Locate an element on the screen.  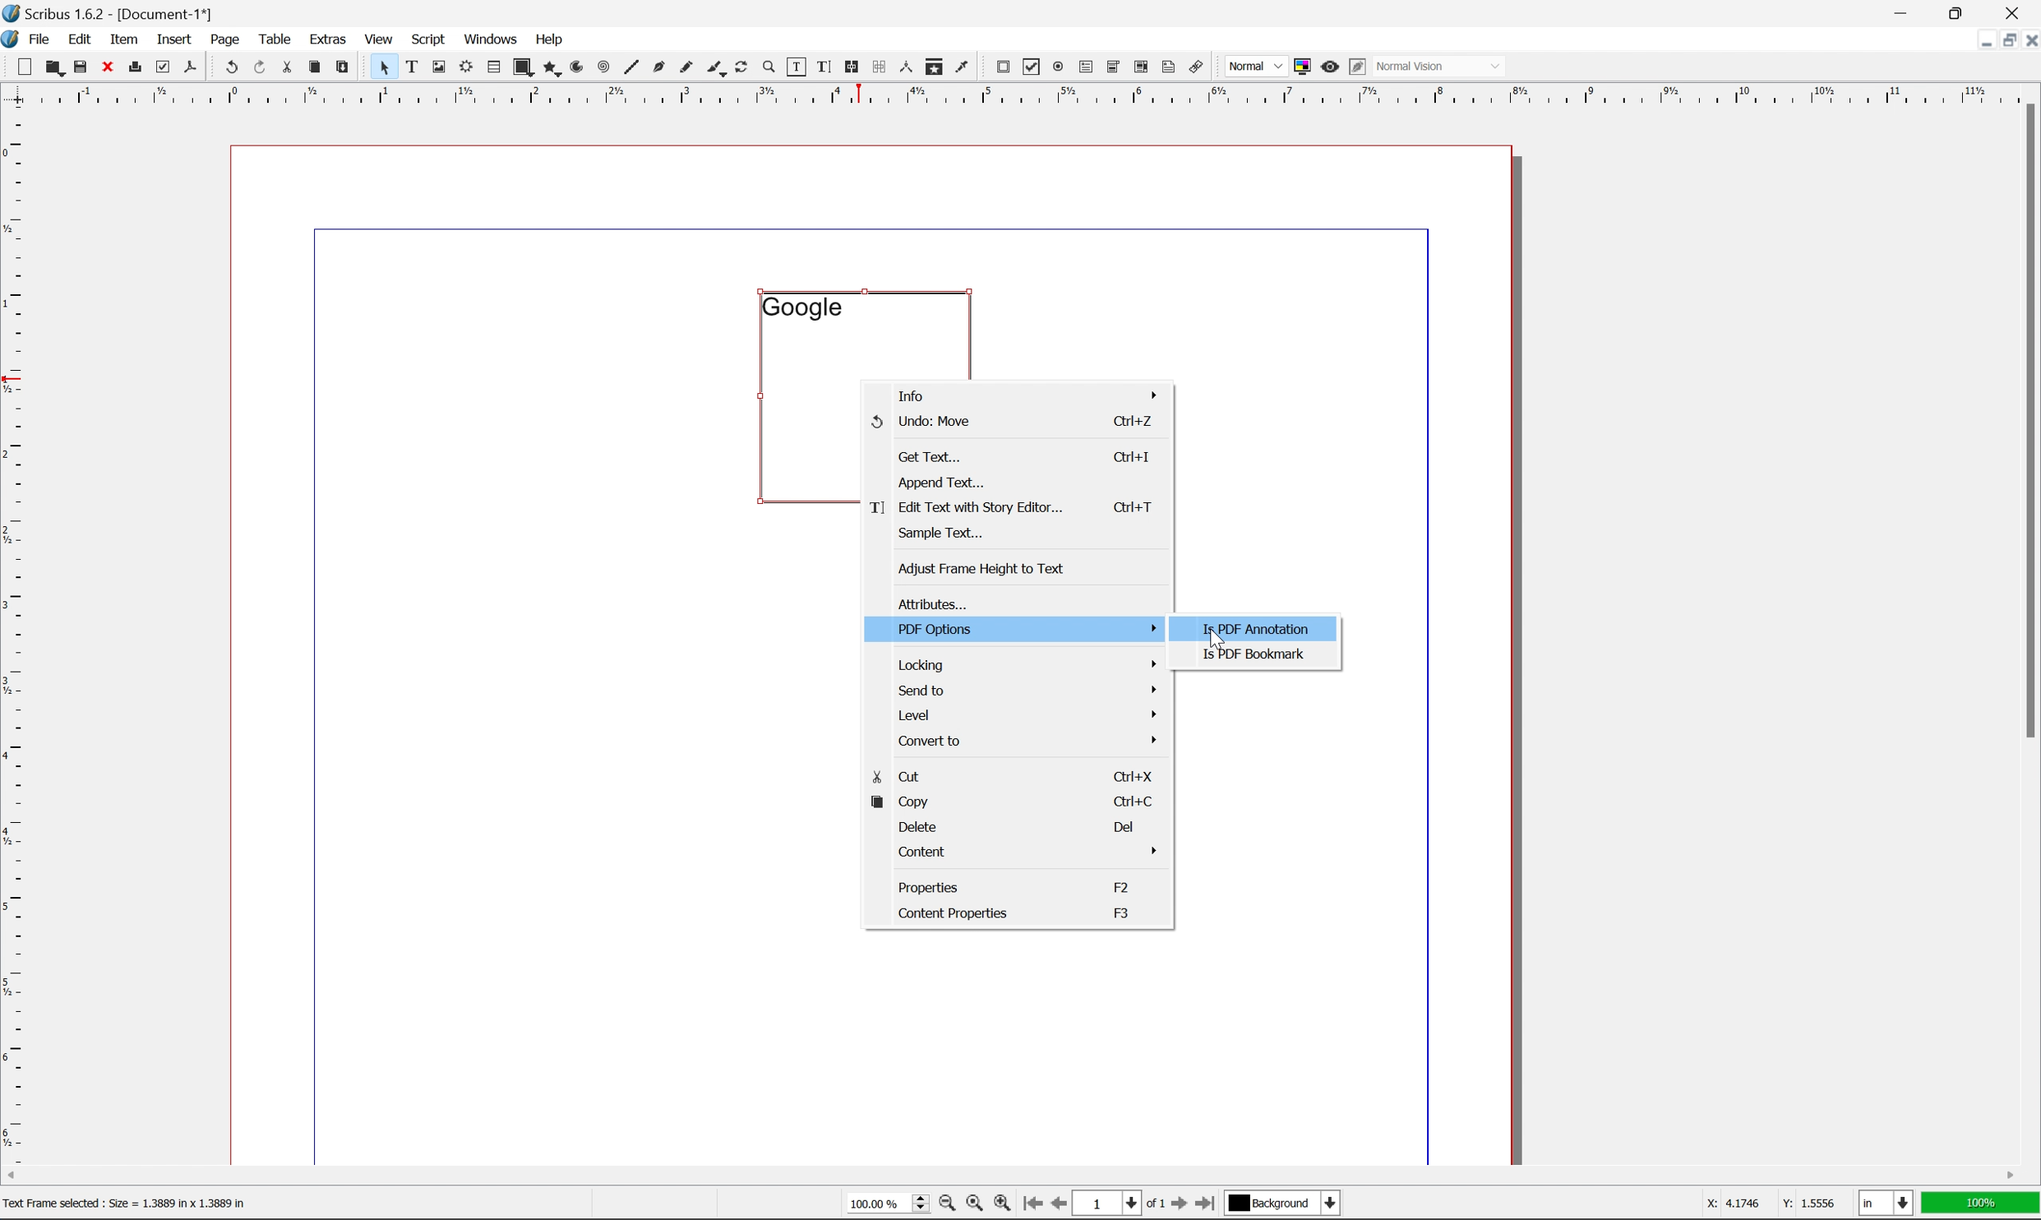
scroll bar is located at coordinates (2027, 419).